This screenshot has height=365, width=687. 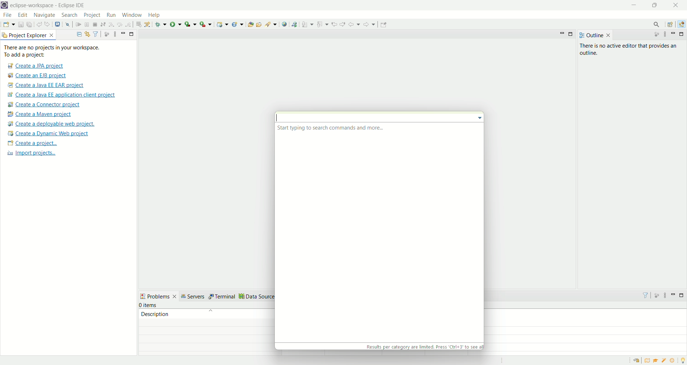 I want to click on maximize, so click(x=572, y=34).